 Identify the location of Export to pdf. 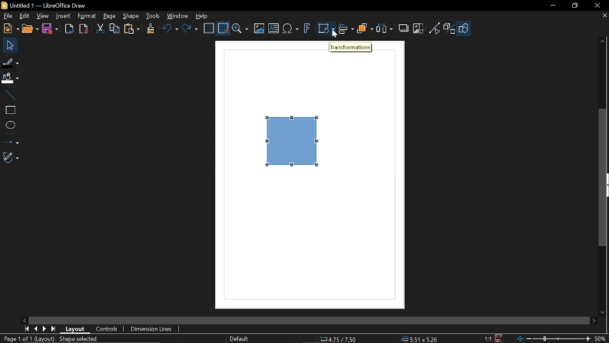
(83, 29).